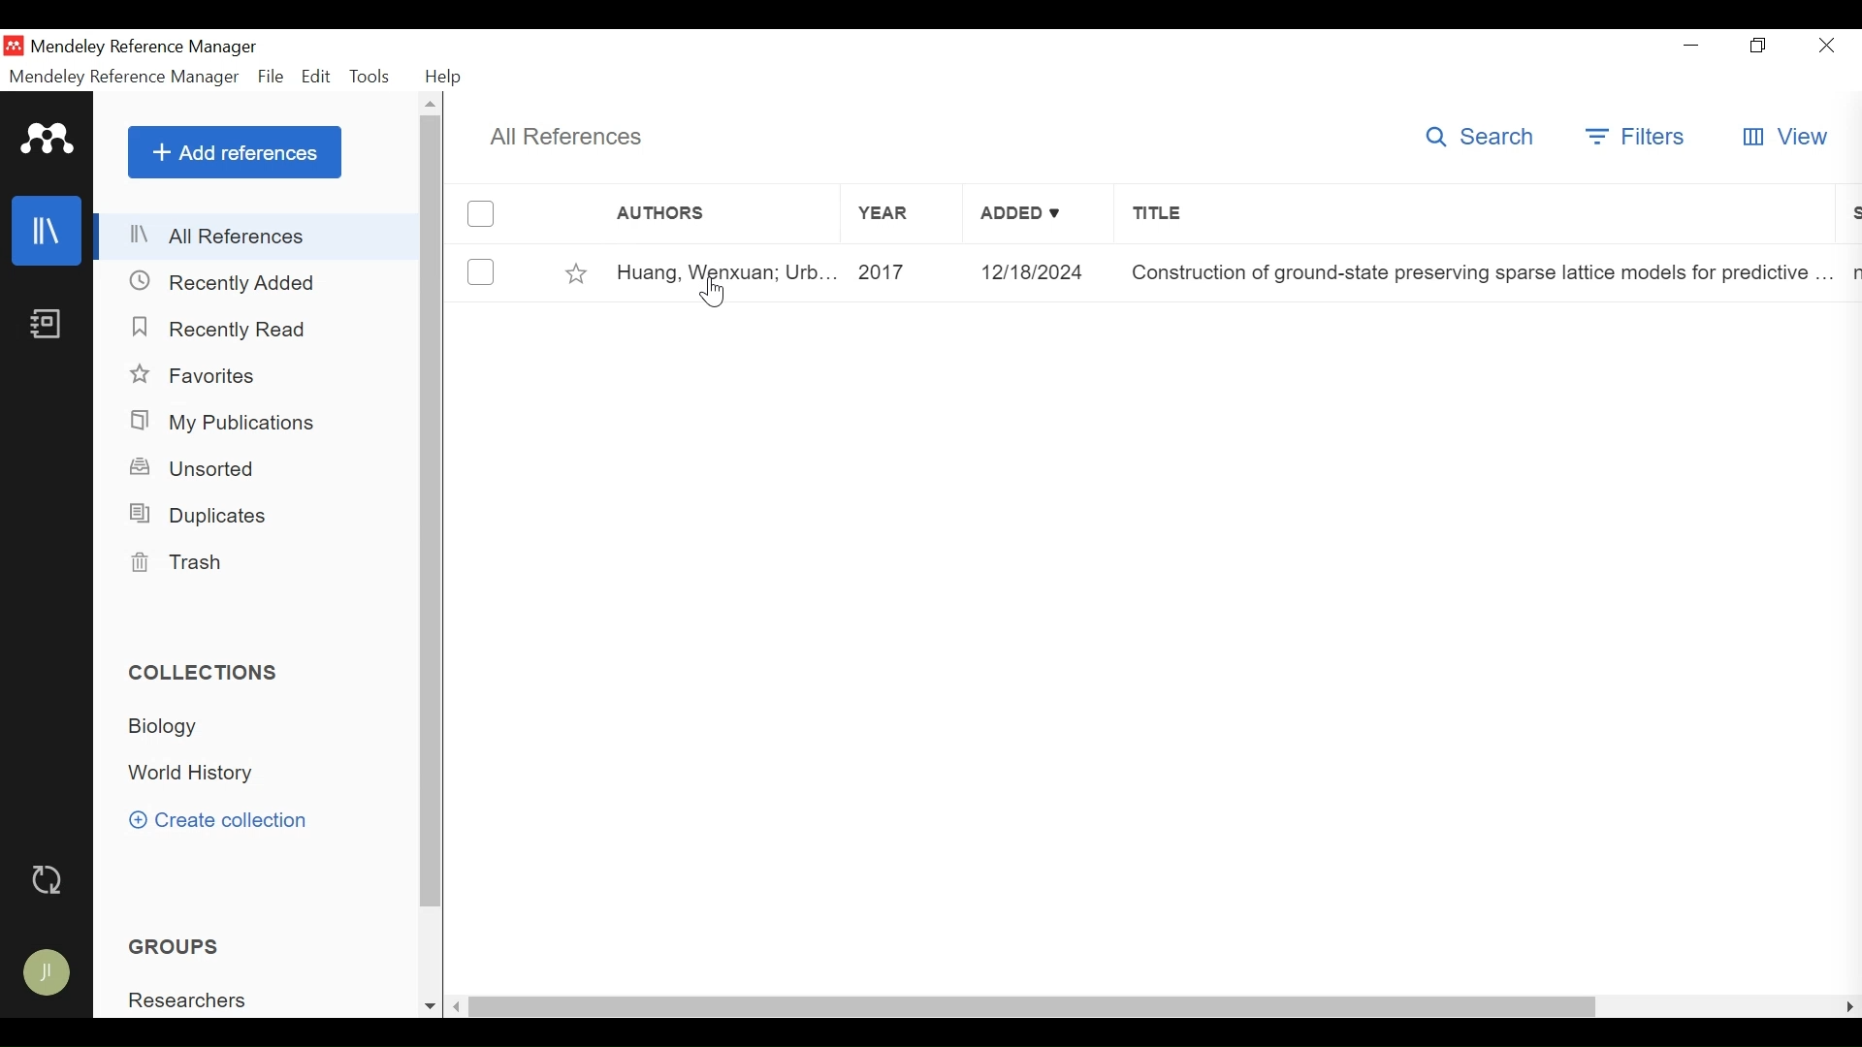 This screenshot has width=1862, height=1047. What do you see at coordinates (316, 77) in the screenshot?
I see `Edit` at bounding box center [316, 77].